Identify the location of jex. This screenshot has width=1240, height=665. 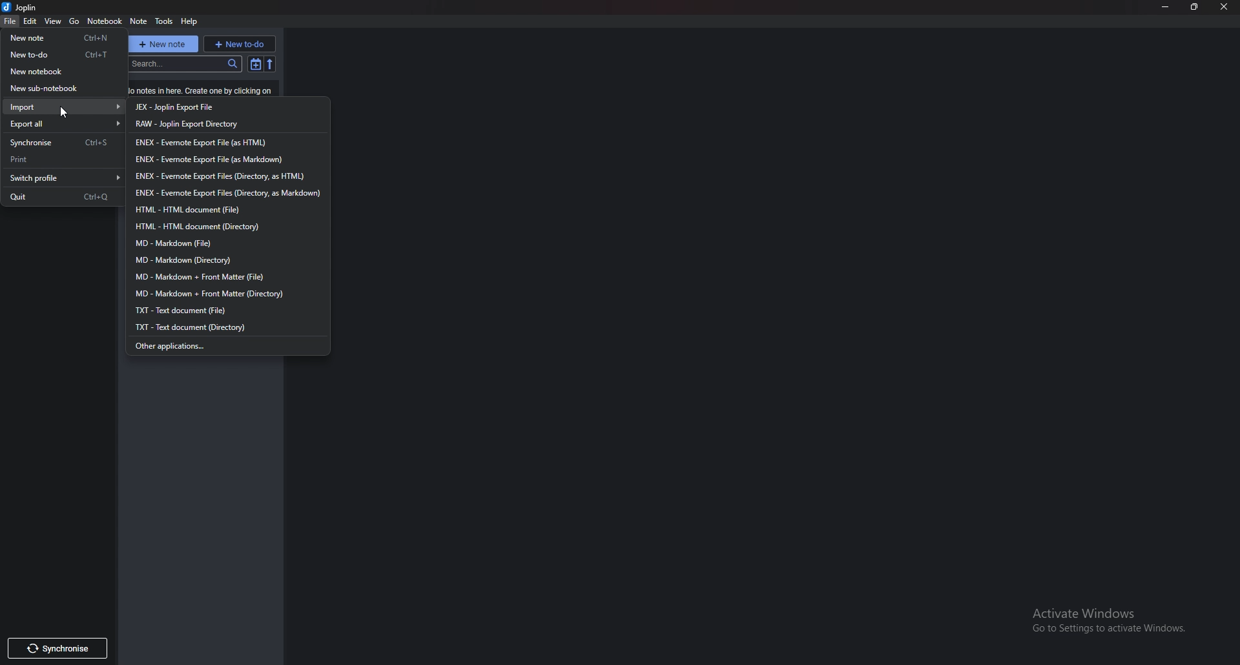
(200, 107).